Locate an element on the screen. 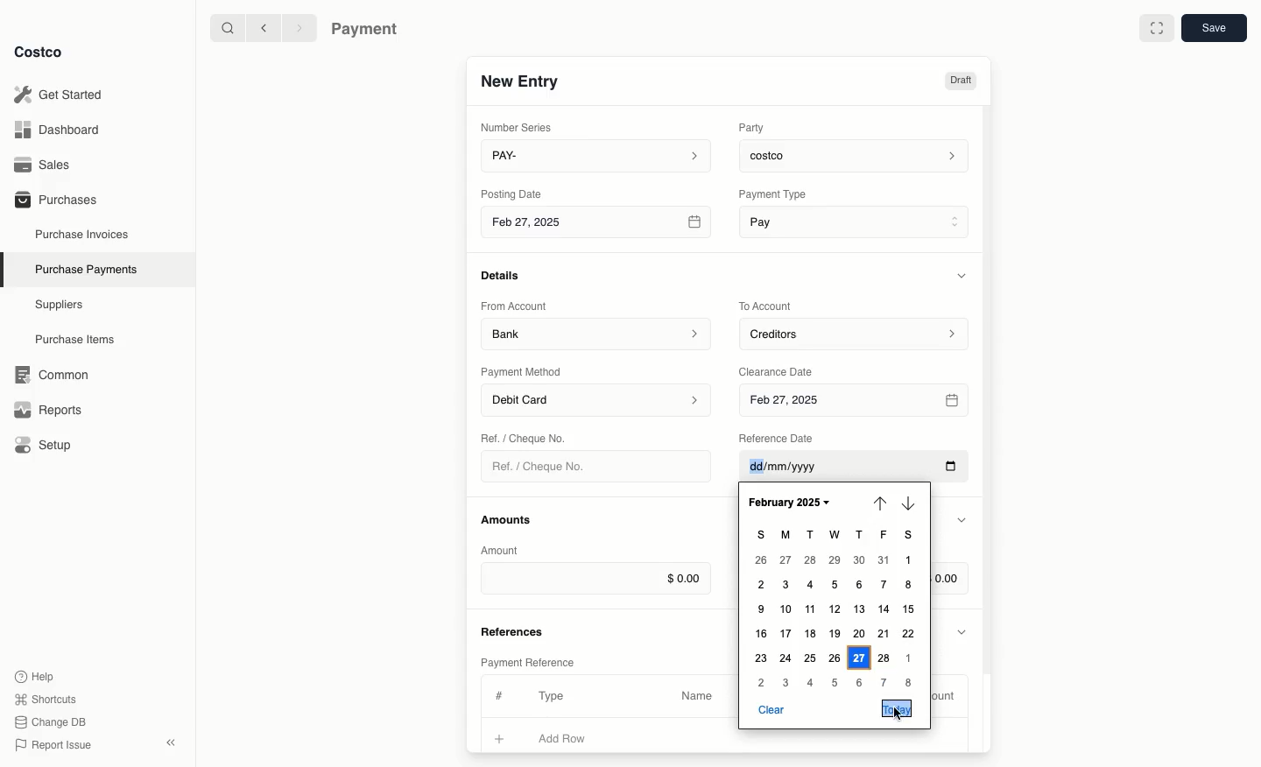 The width and height of the screenshot is (1261, 767). Number Series is located at coordinates (520, 127).